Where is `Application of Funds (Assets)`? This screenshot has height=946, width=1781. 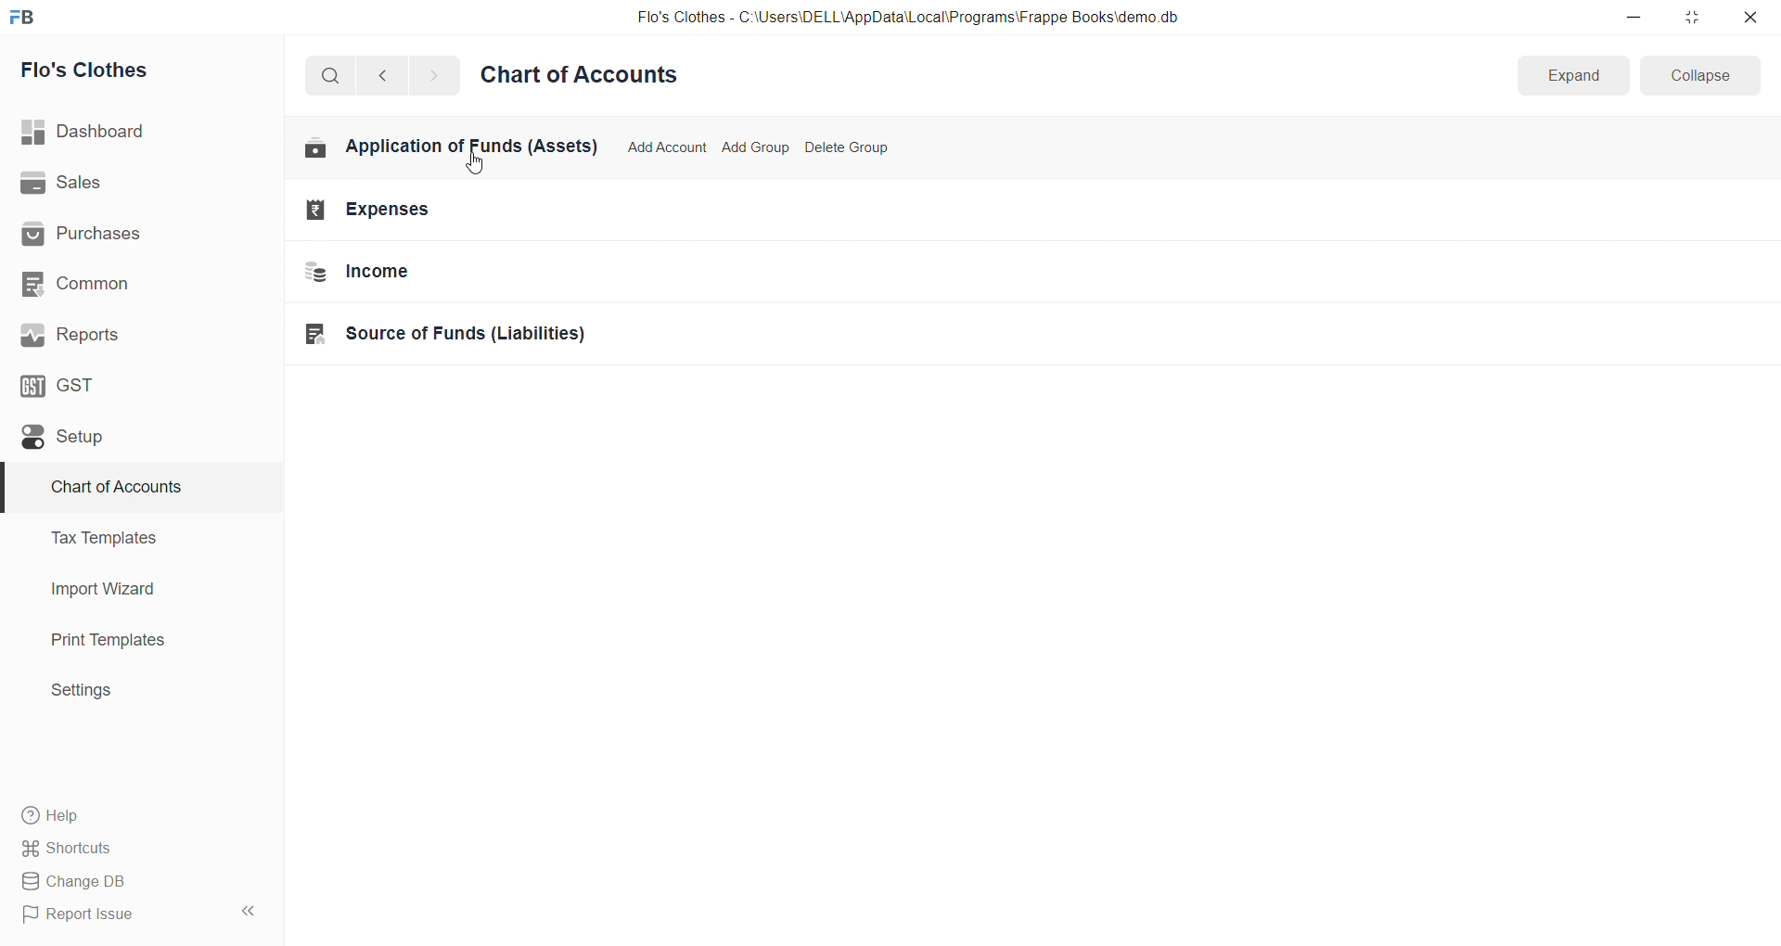 Application of Funds (Assets) is located at coordinates (452, 147).